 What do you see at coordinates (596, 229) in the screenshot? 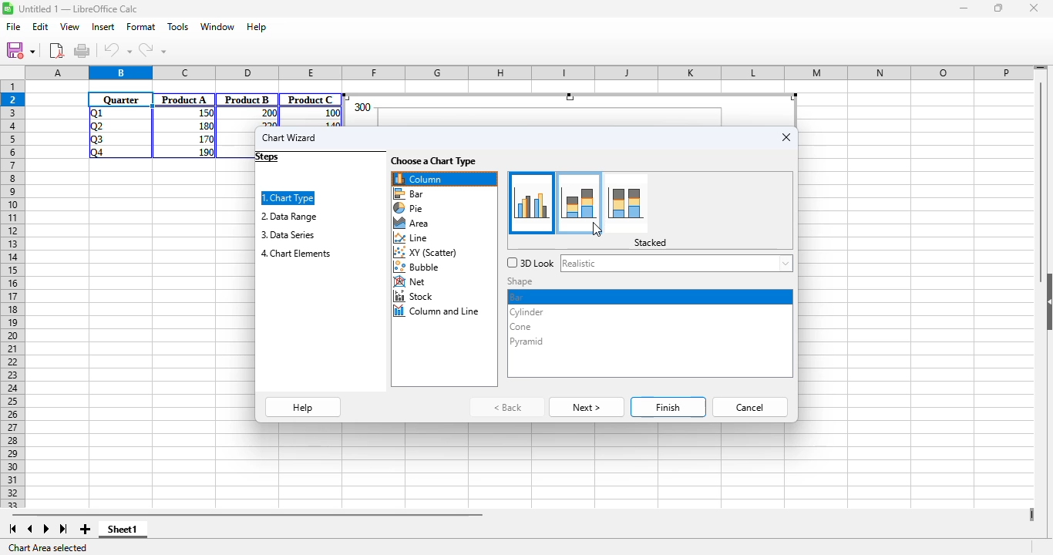
I see `cursor` at bounding box center [596, 229].